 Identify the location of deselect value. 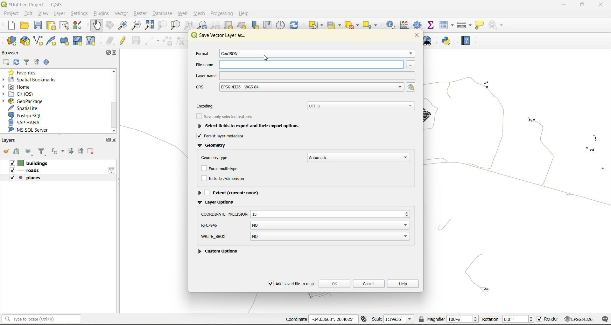
(351, 24).